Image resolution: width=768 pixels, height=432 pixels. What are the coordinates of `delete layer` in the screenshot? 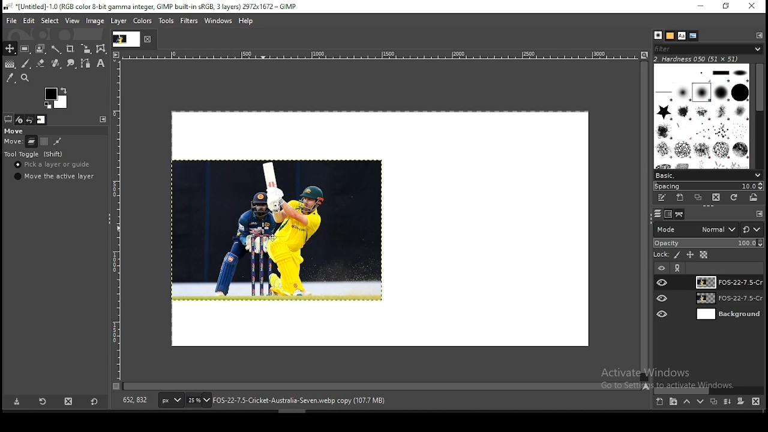 It's located at (756, 401).